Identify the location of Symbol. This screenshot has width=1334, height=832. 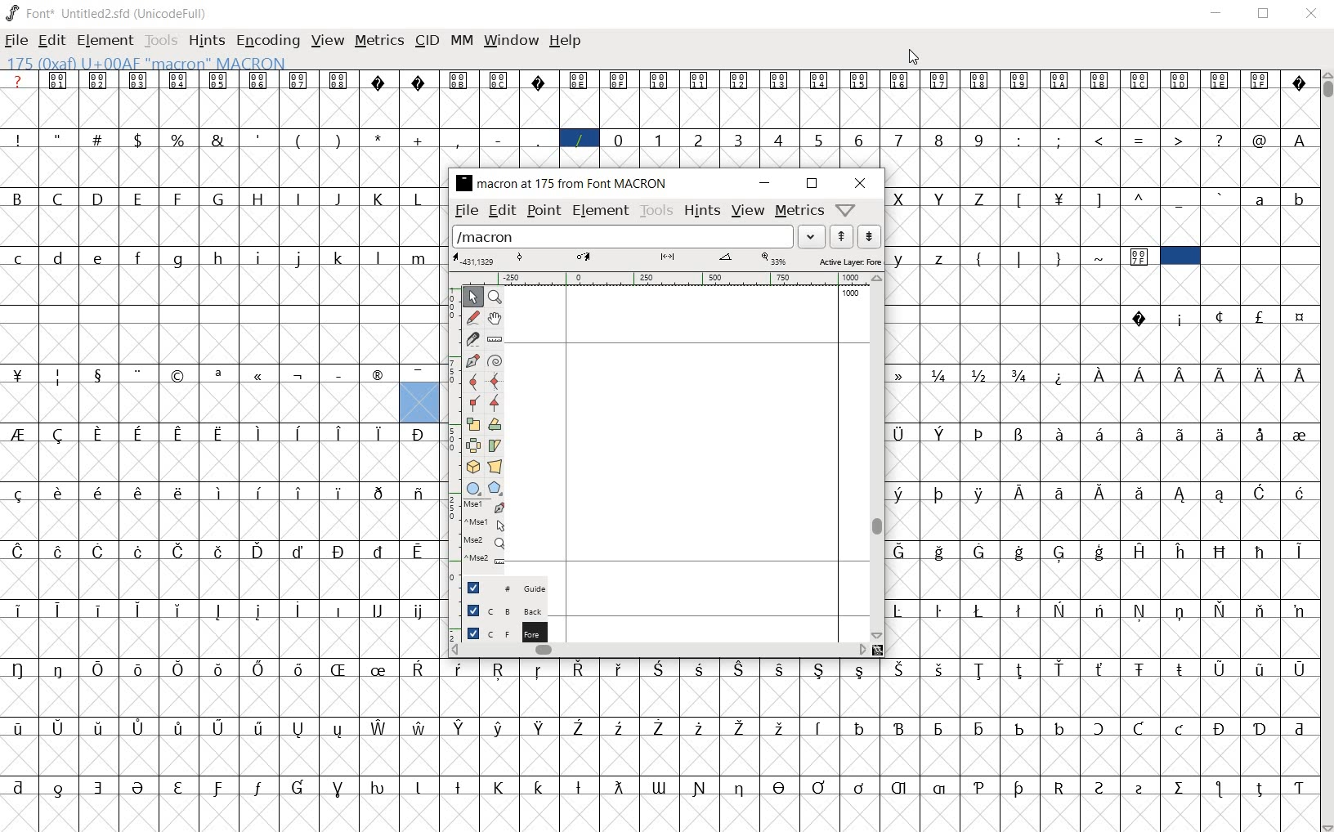
(739, 81).